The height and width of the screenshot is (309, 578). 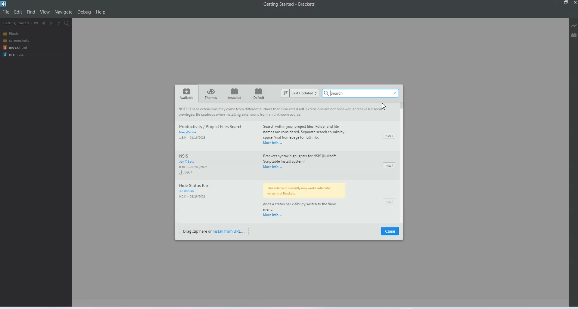 I want to click on Show in the file tree, so click(x=37, y=23).